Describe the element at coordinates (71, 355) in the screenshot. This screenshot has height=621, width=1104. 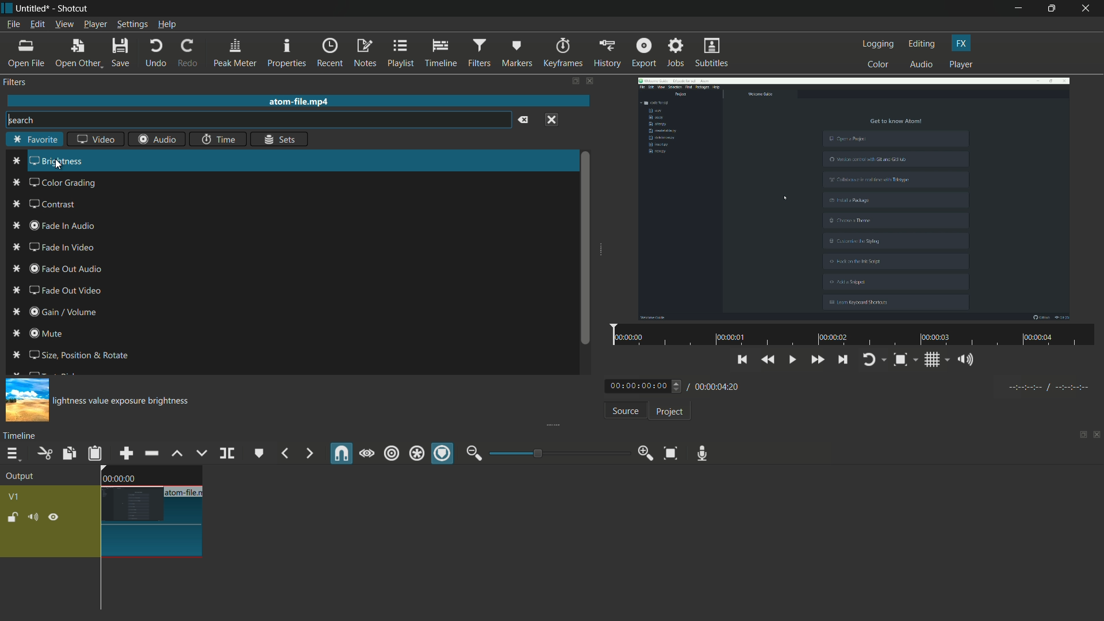
I see `size, position and rotate` at that location.